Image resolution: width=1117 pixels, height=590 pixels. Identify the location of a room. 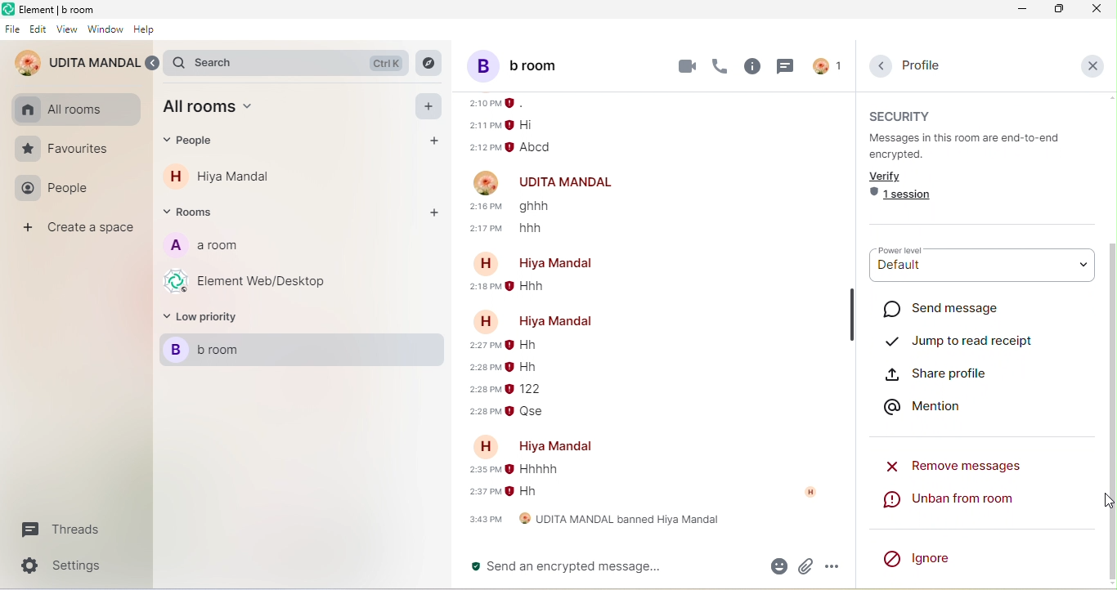
(202, 248).